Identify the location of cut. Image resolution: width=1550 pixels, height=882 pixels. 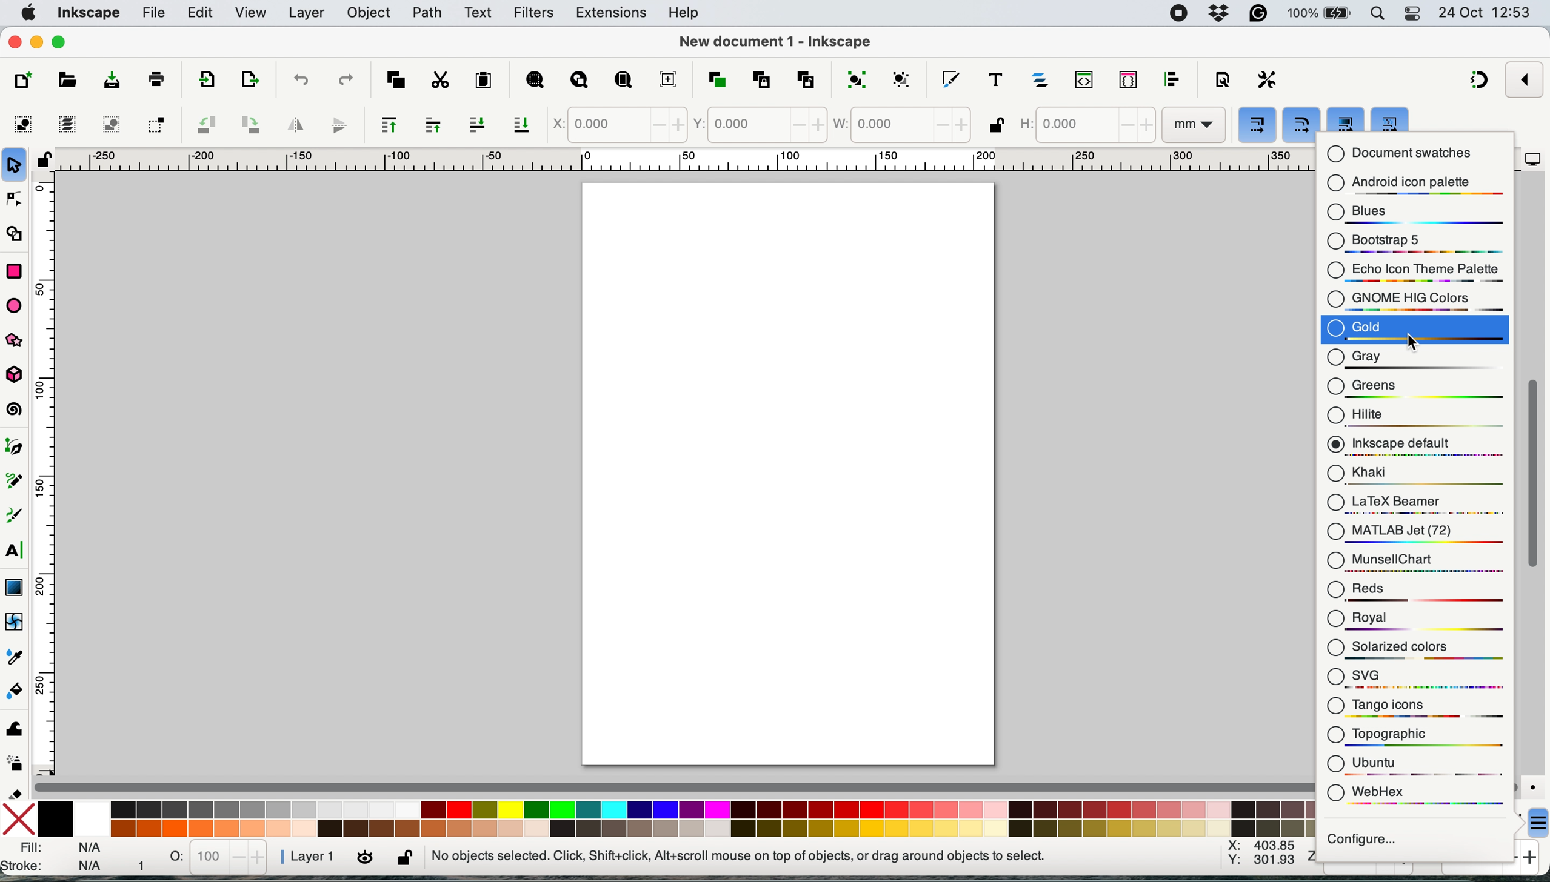
(439, 81).